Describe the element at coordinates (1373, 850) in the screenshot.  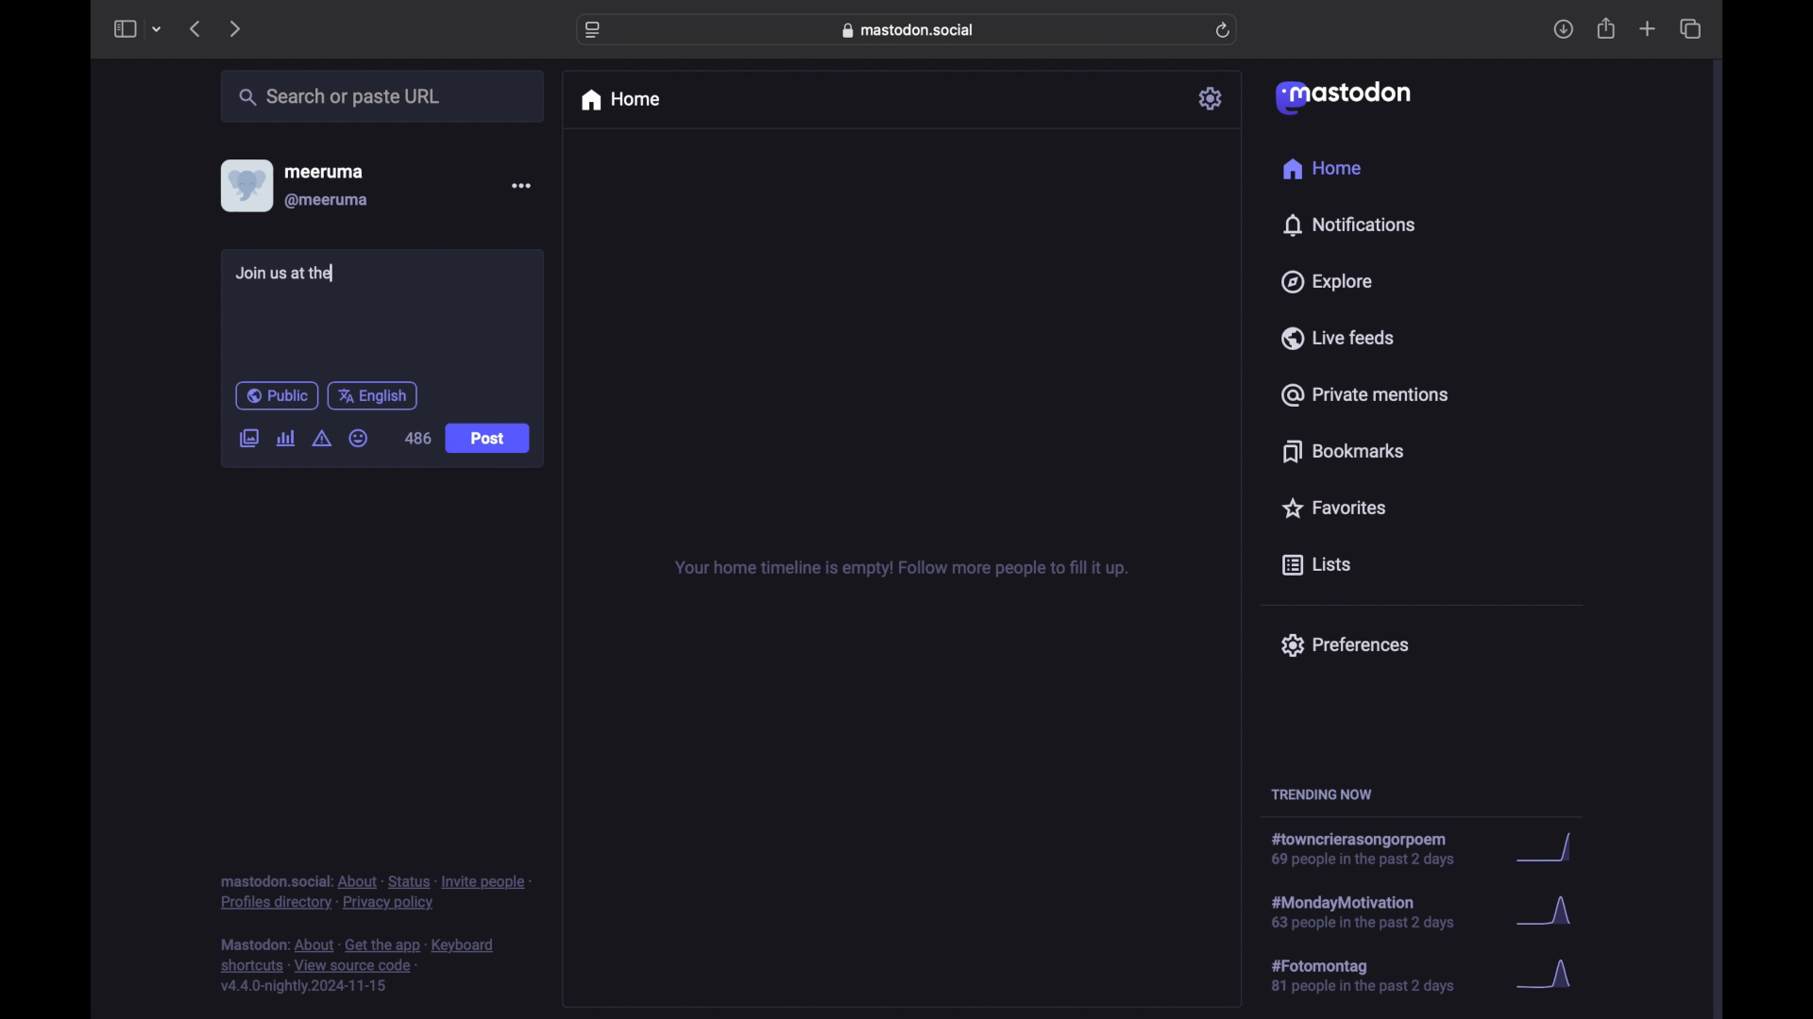
I see `hashtag trend` at that location.